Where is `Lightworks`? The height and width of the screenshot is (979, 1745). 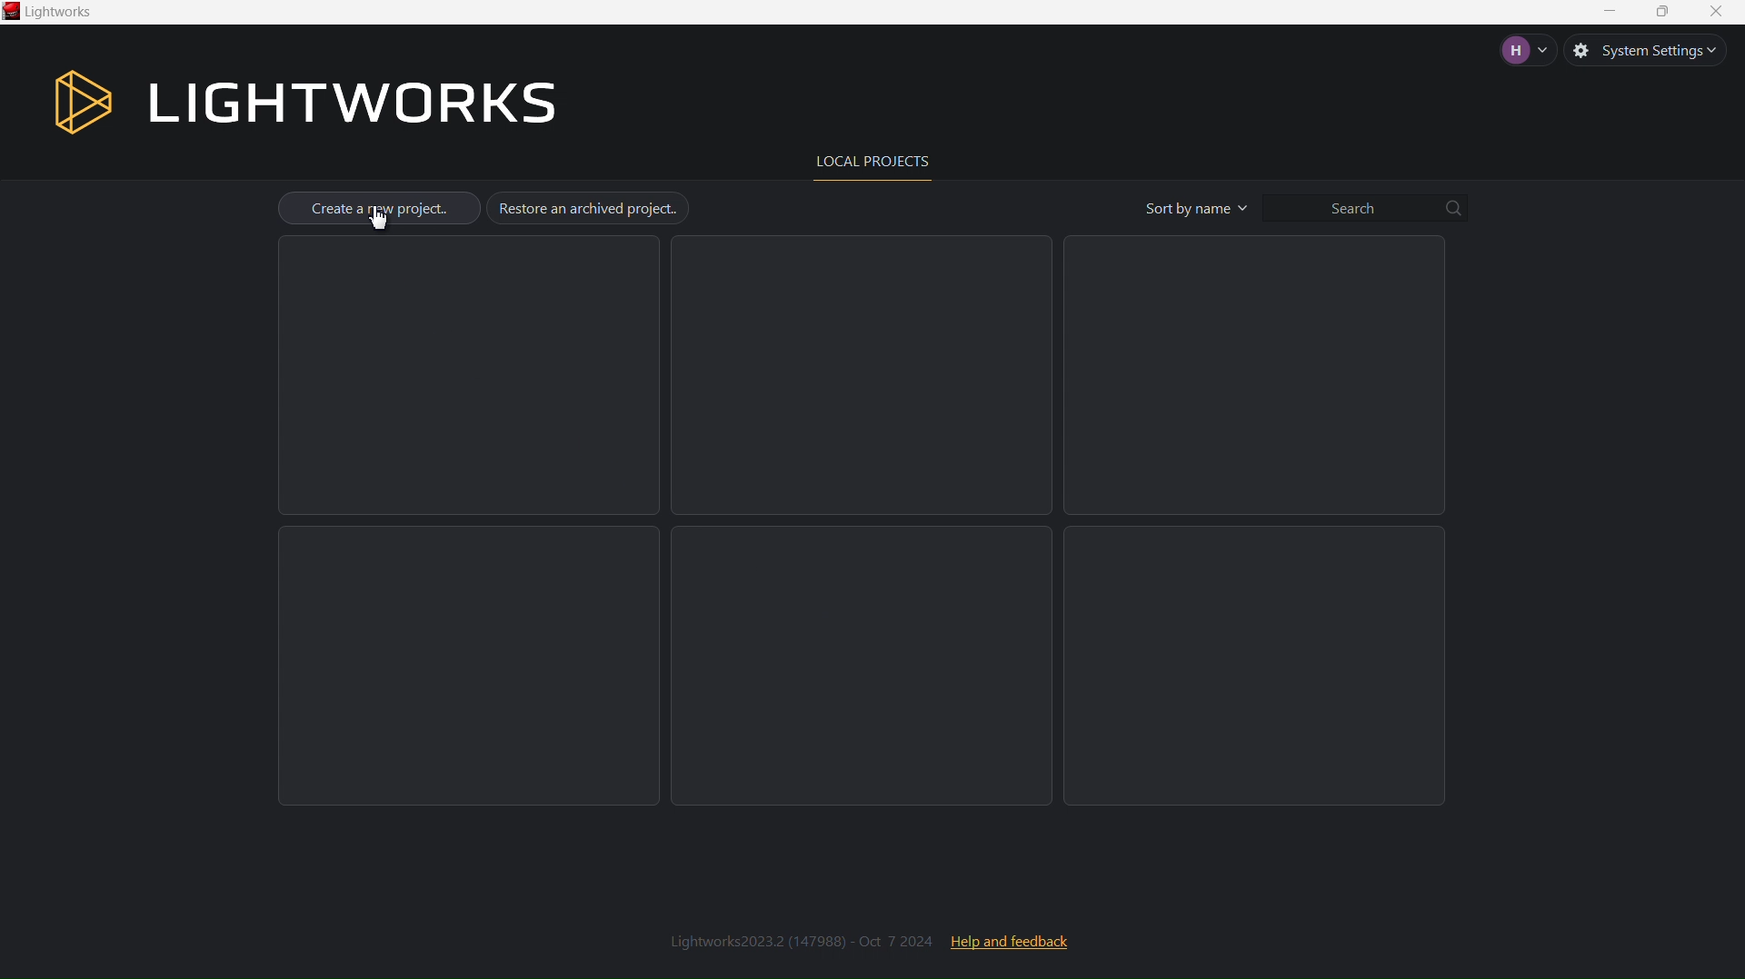 Lightworks is located at coordinates (351, 103).